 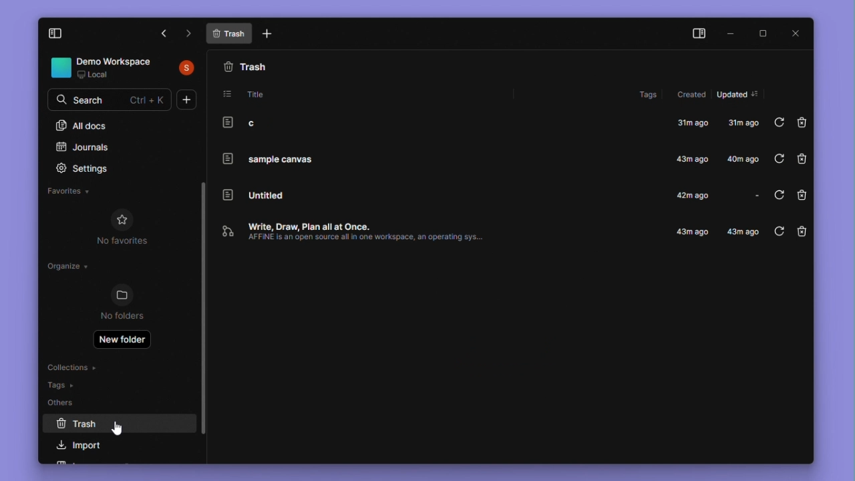 What do you see at coordinates (190, 33) in the screenshot?
I see `next tabn=` at bounding box center [190, 33].